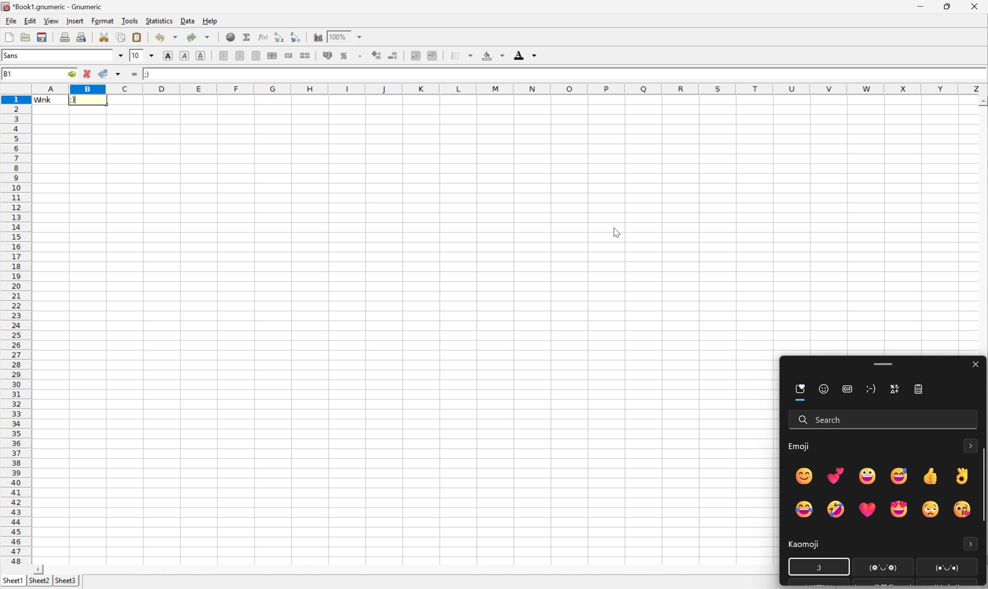 The width and height of the screenshot is (988, 589). I want to click on emoji, so click(824, 390).